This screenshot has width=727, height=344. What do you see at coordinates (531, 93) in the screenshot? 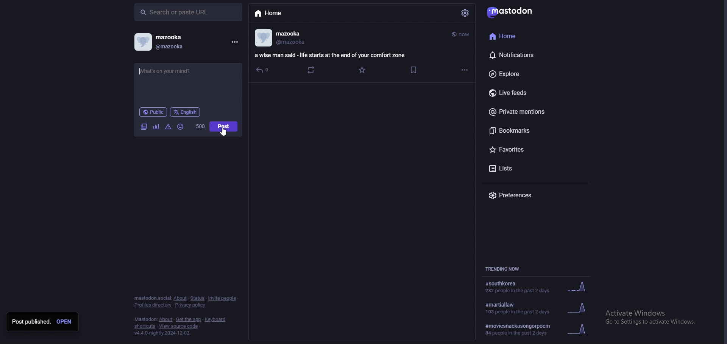
I see `live feeds` at bounding box center [531, 93].